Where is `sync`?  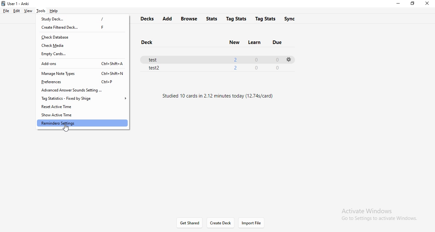
sync is located at coordinates (294, 19).